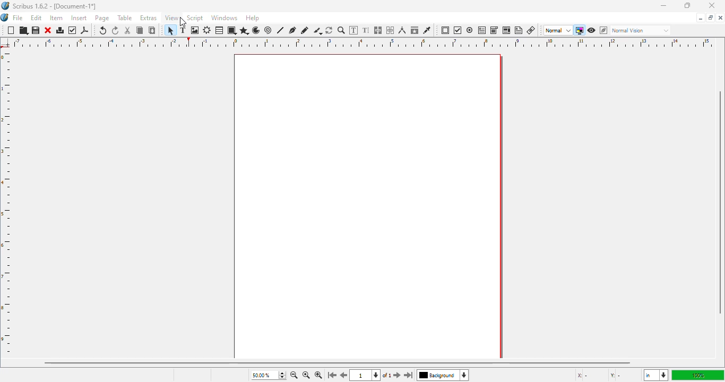 The height and width of the screenshot is (382, 725). I want to click on cursor, so click(183, 22).